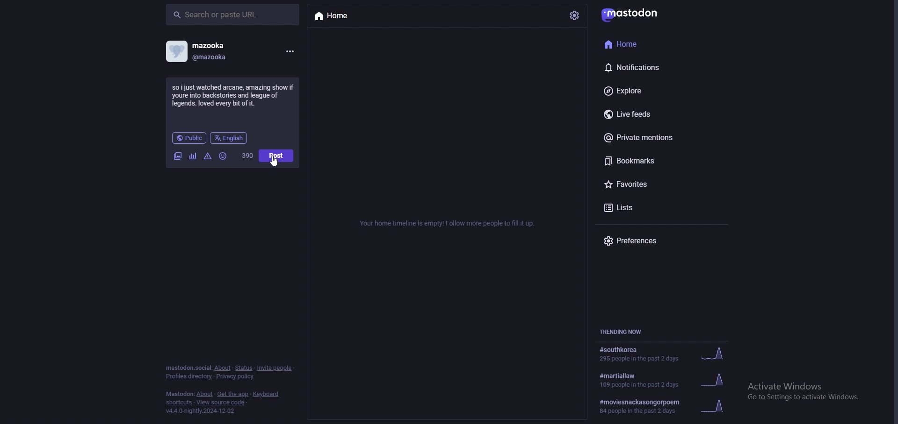  Describe the element at coordinates (666, 380) in the screenshot. I see `trending` at that location.